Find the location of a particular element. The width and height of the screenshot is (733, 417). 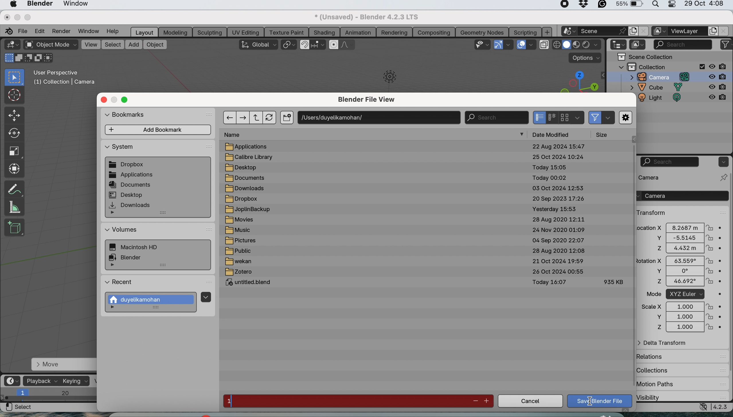

system logo is located at coordinates (13, 5).